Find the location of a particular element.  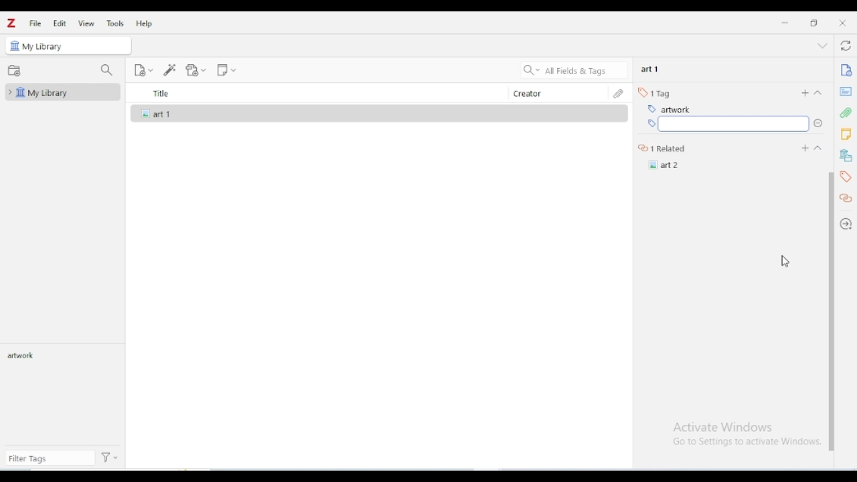

filter collections is located at coordinates (107, 70).